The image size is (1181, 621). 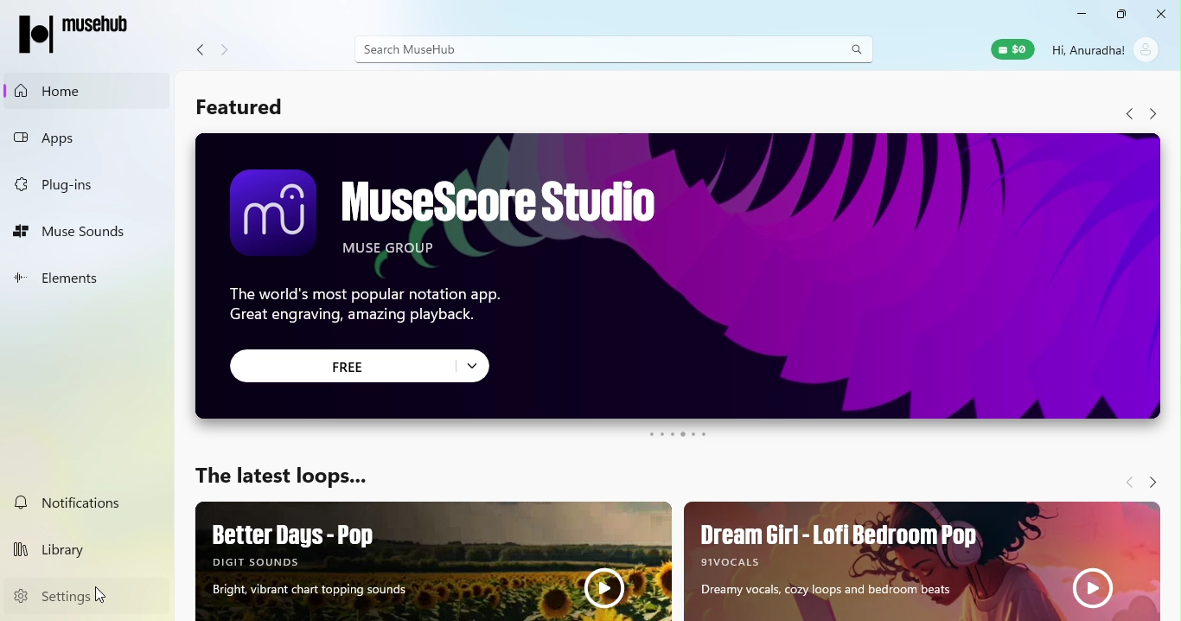 What do you see at coordinates (248, 107) in the screenshot?
I see `Featured` at bounding box center [248, 107].